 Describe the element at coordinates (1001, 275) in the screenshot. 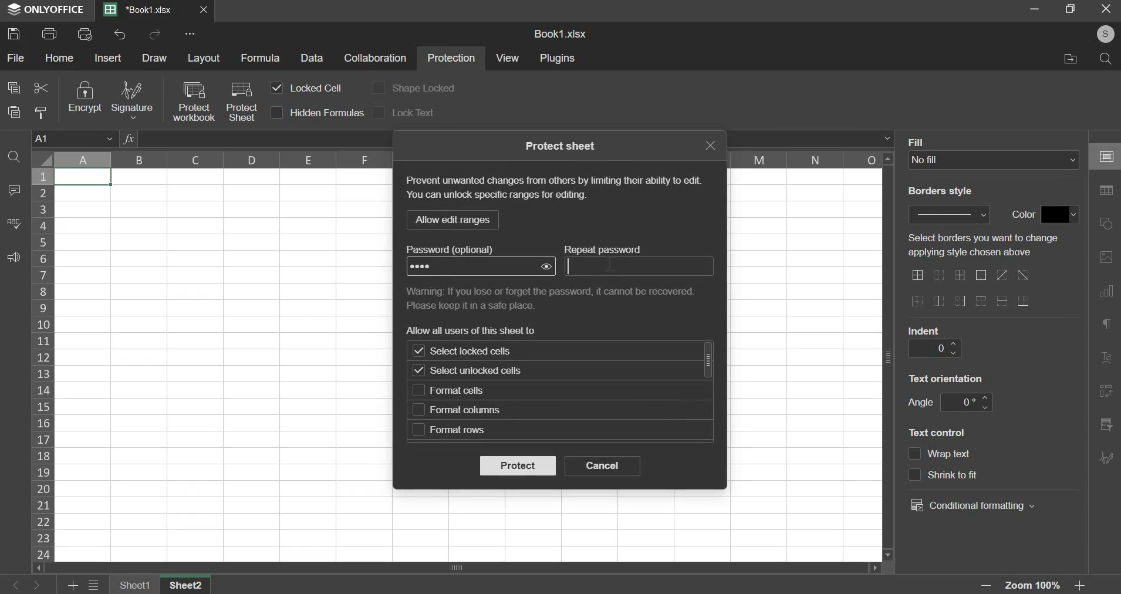

I see `border options` at that location.